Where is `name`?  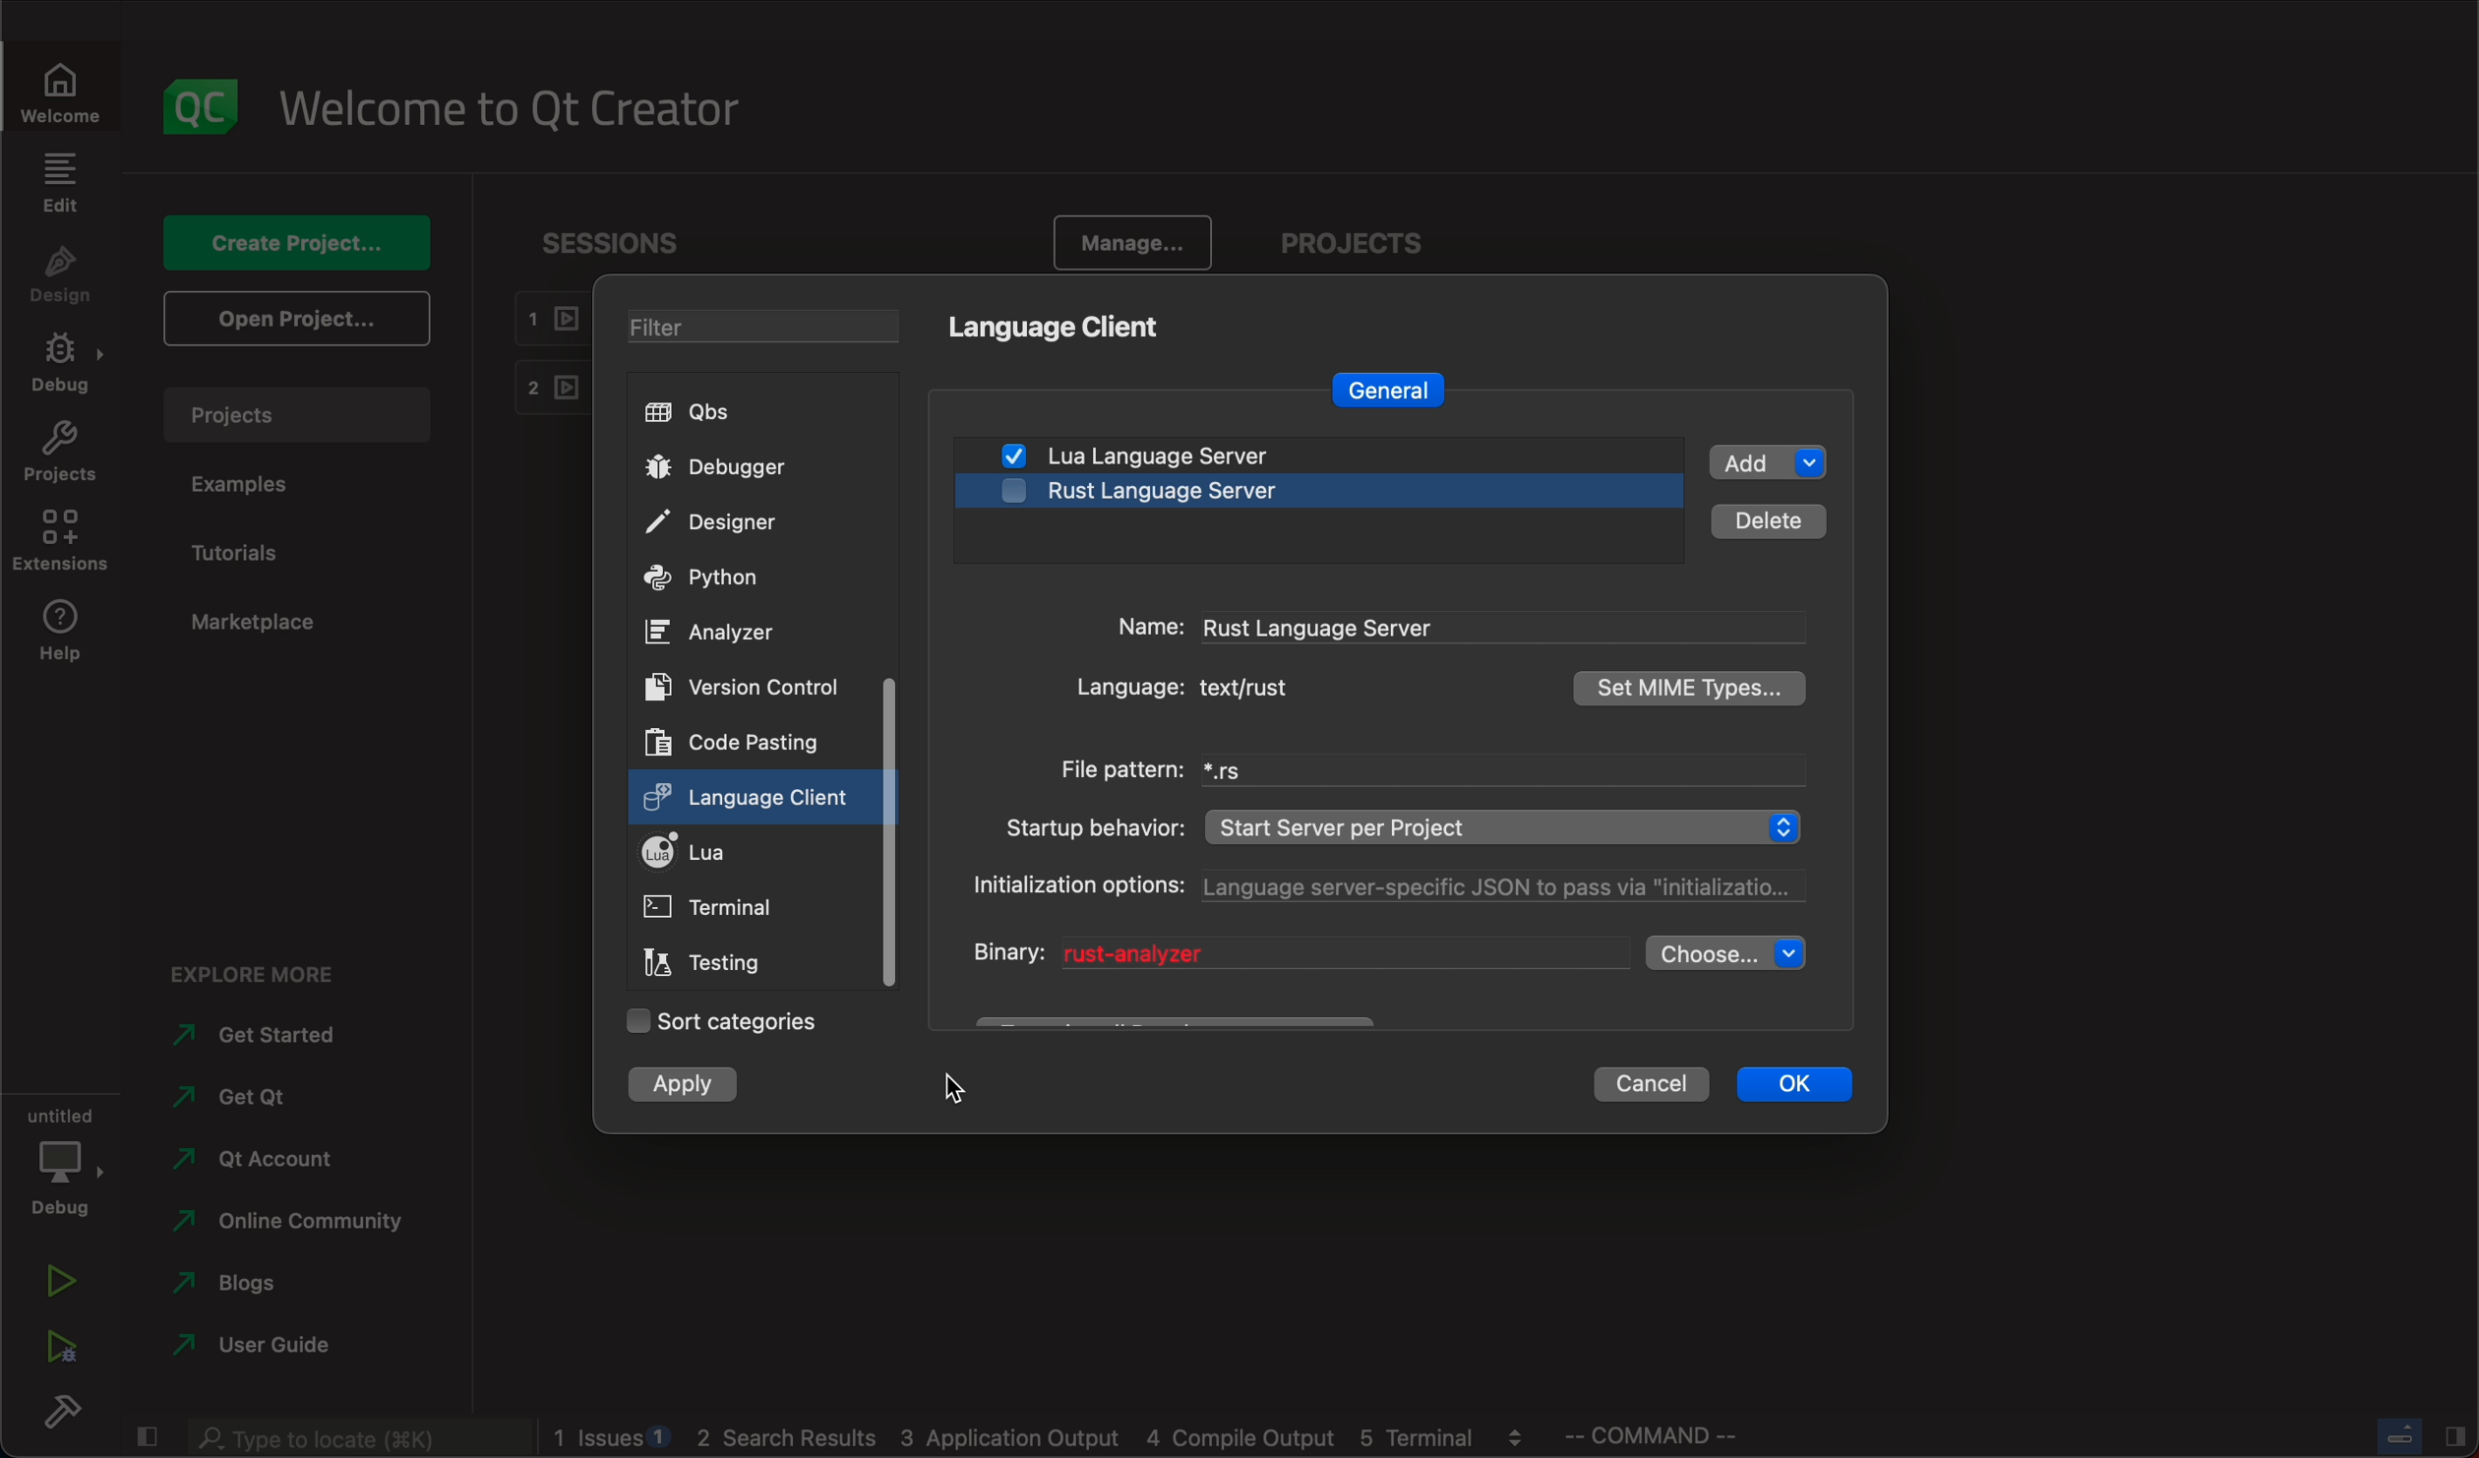
name is located at coordinates (1416, 627).